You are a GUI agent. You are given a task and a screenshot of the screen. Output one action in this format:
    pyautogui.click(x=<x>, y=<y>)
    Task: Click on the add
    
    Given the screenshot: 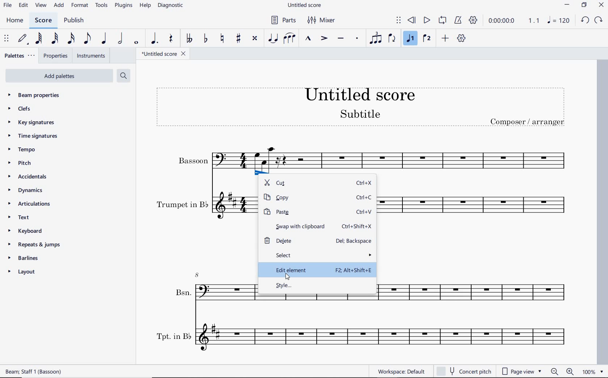 What is the action you would take?
    pyautogui.click(x=445, y=39)
    